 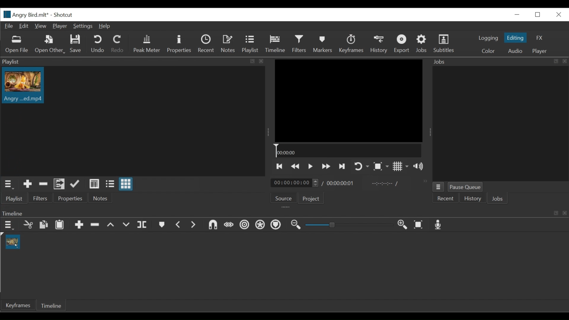 I want to click on Color, so click(x=488, y=52).